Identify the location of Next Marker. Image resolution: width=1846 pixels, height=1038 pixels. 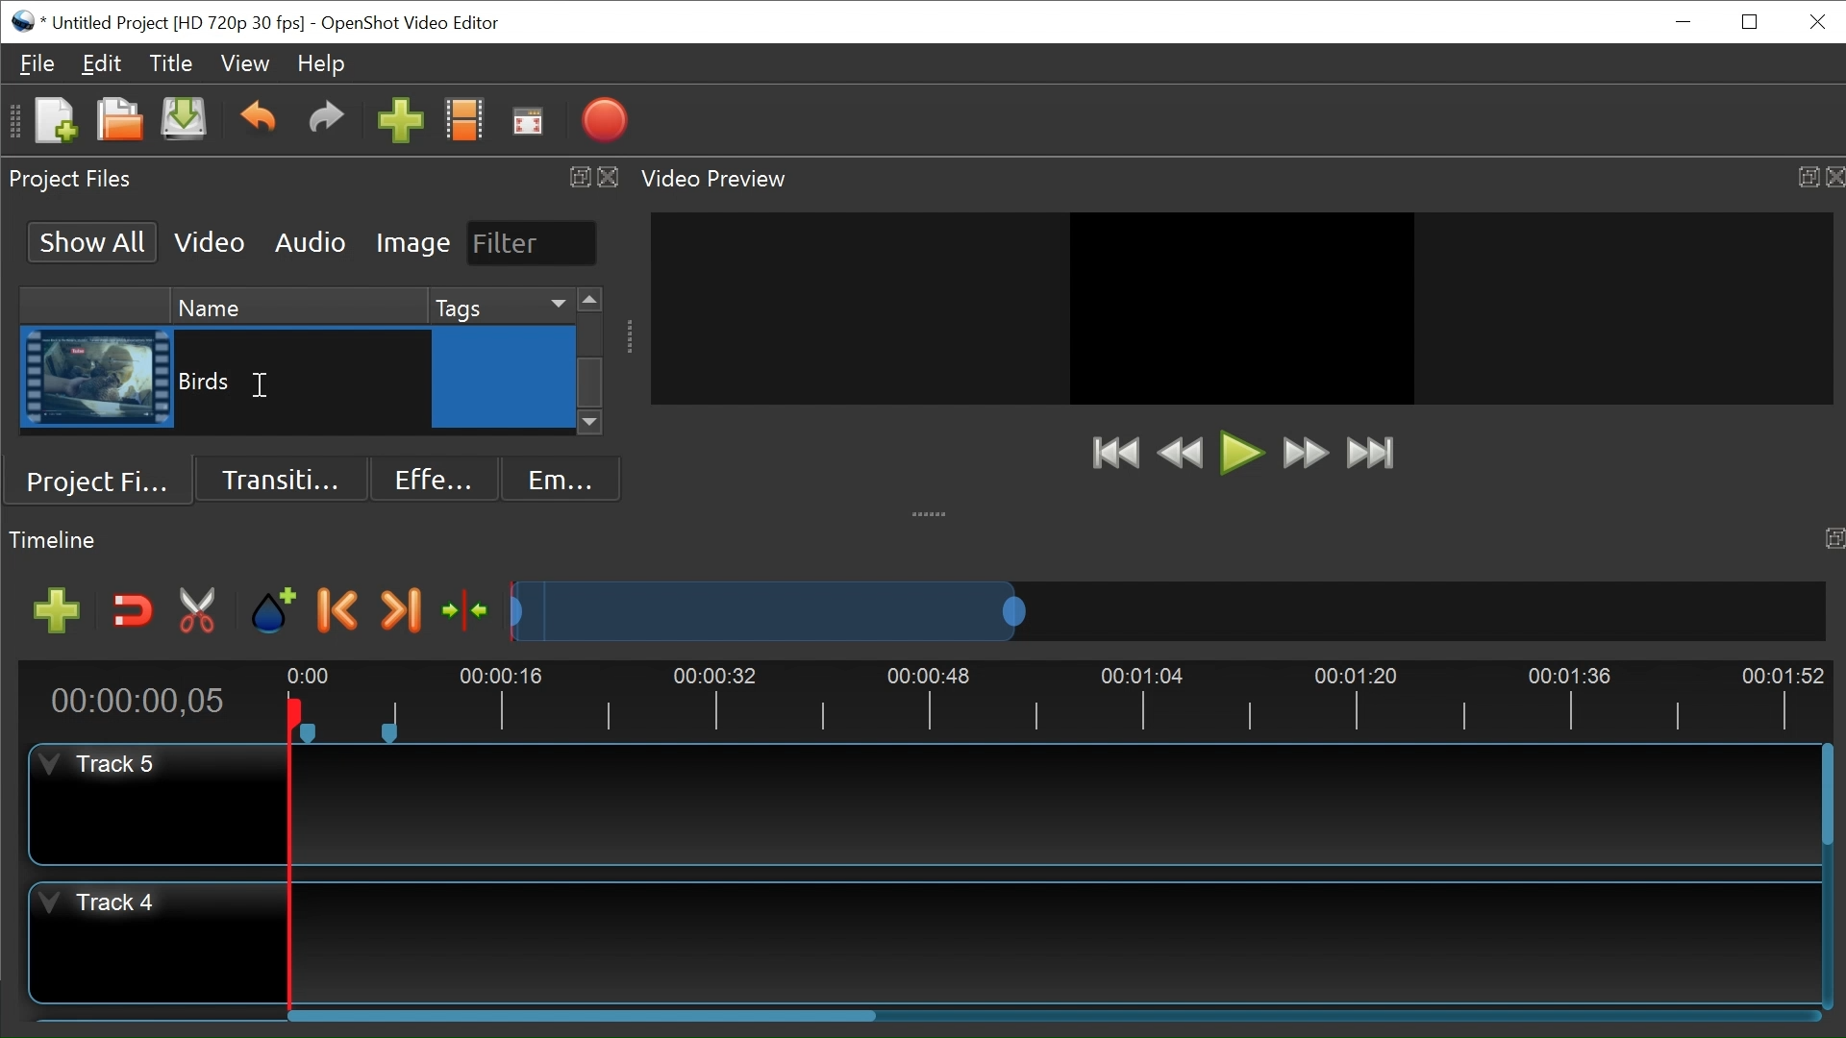
(401, 611).